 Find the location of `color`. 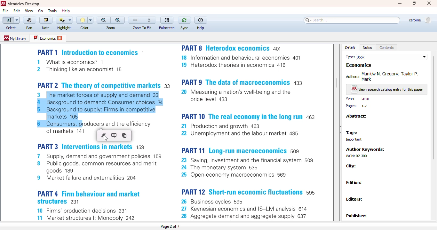

color is located at coordinates (85, 20).